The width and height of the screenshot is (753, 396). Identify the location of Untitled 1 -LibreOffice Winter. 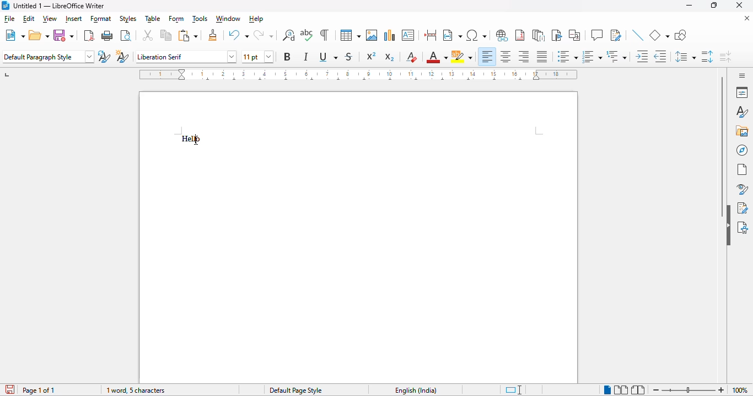
(61, 5).